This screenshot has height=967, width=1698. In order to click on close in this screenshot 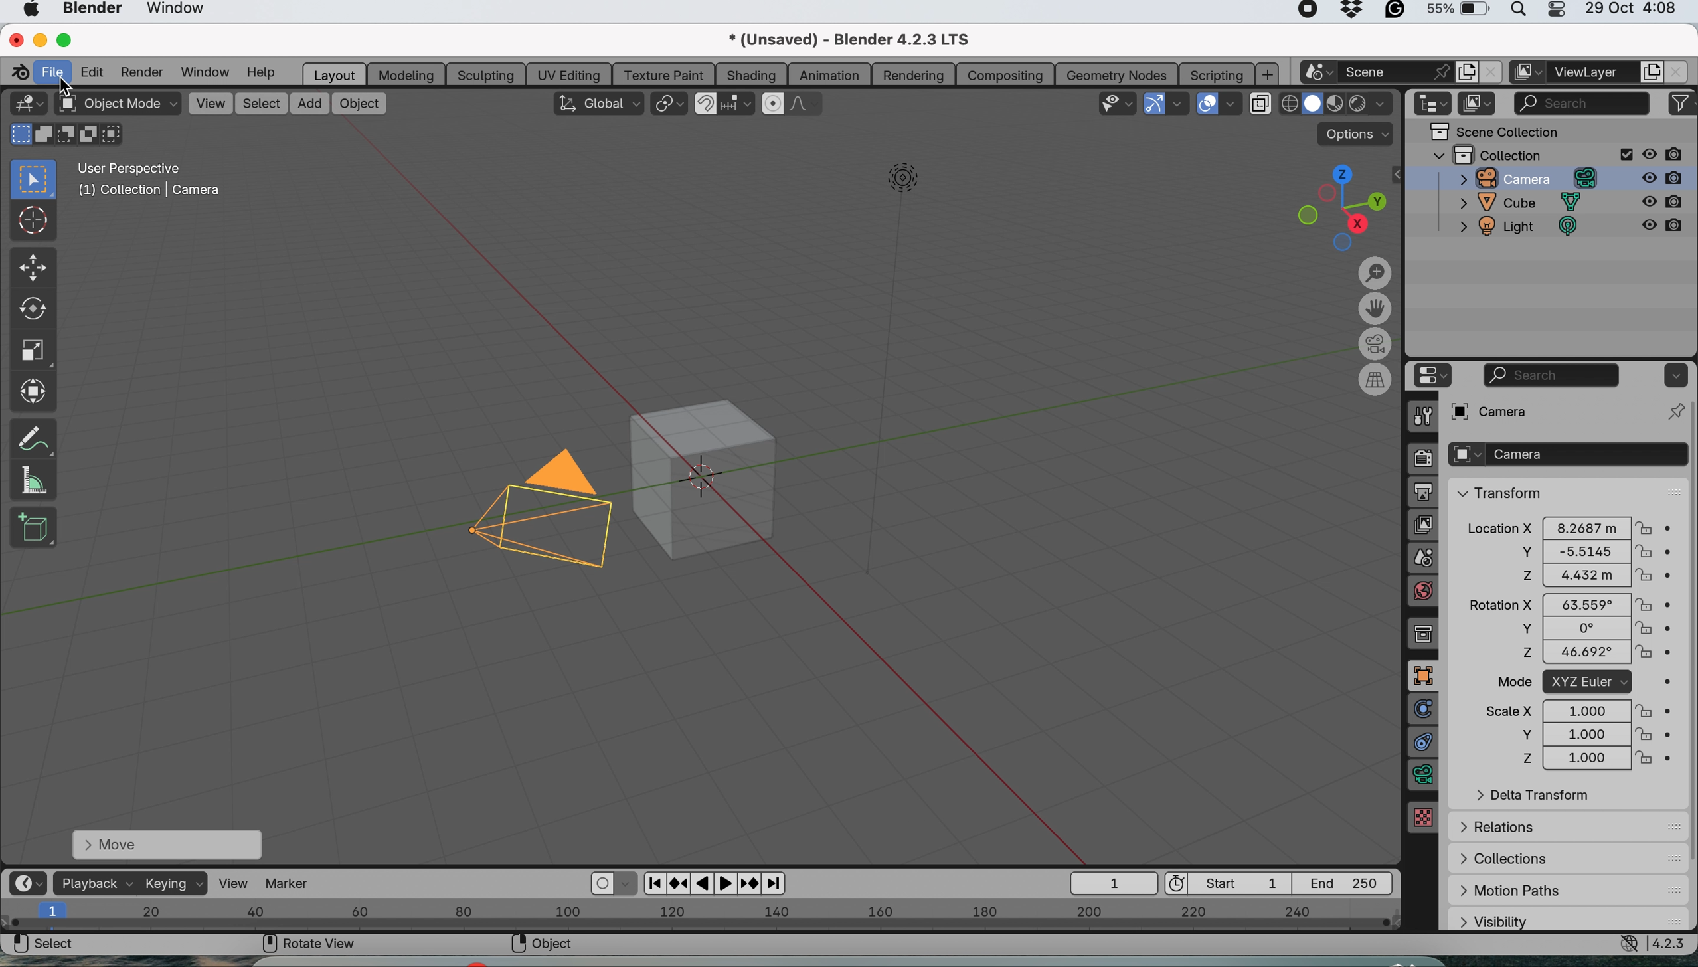, I will do `click(1679, 72)`.